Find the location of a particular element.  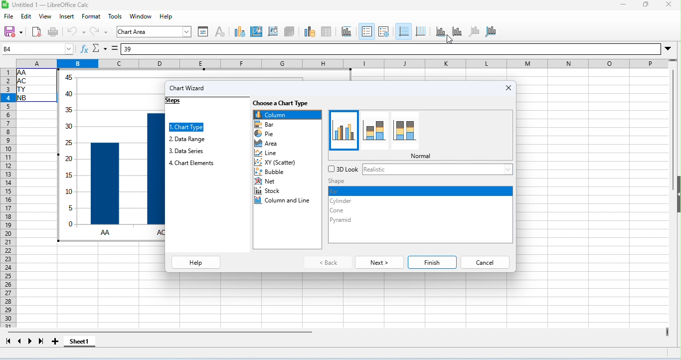

scatter is located at coordinates (278, 163).